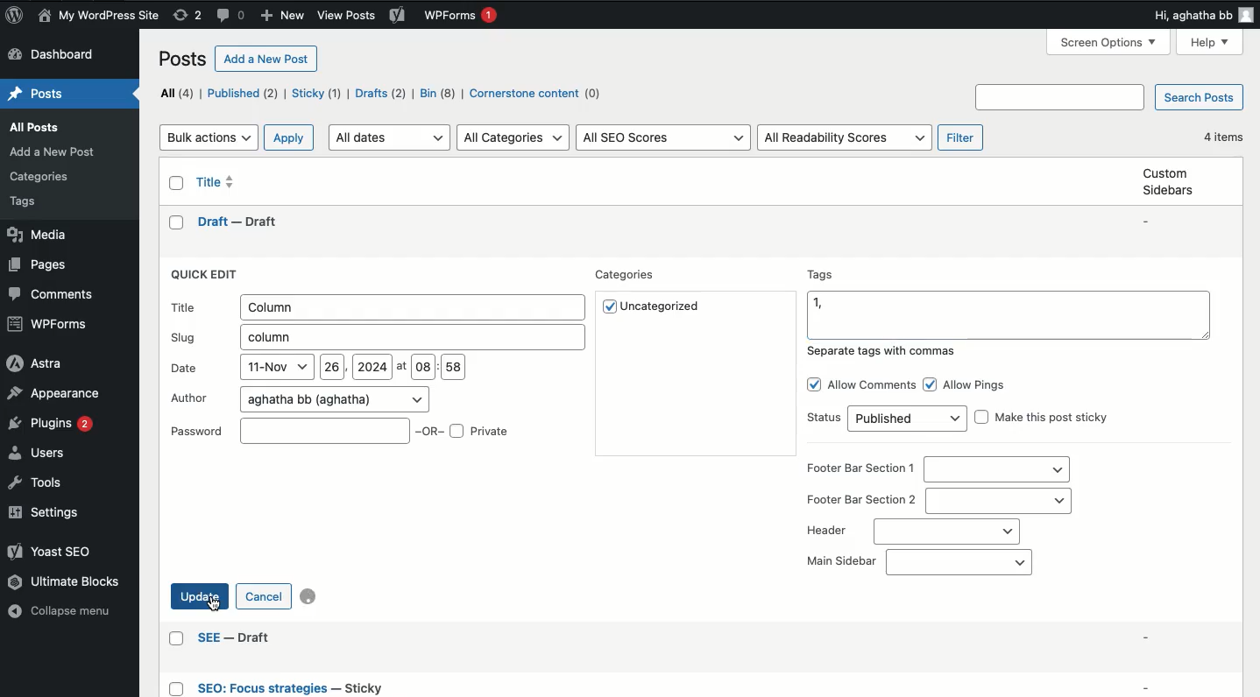 Image resolution: width=1260 pixels, height=697 pixels. Describe the element at coordinates (230, 687) in the screenshot. I see `` at that location.